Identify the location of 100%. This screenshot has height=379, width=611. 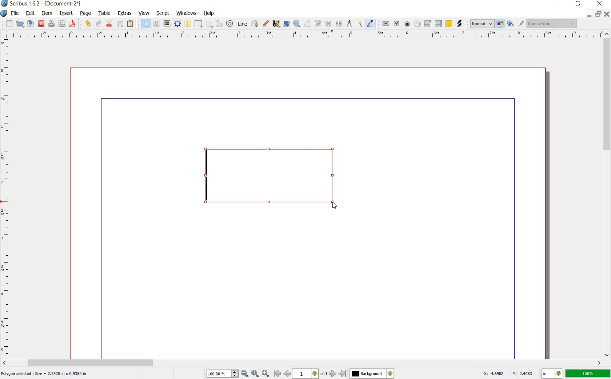
(588, 374).